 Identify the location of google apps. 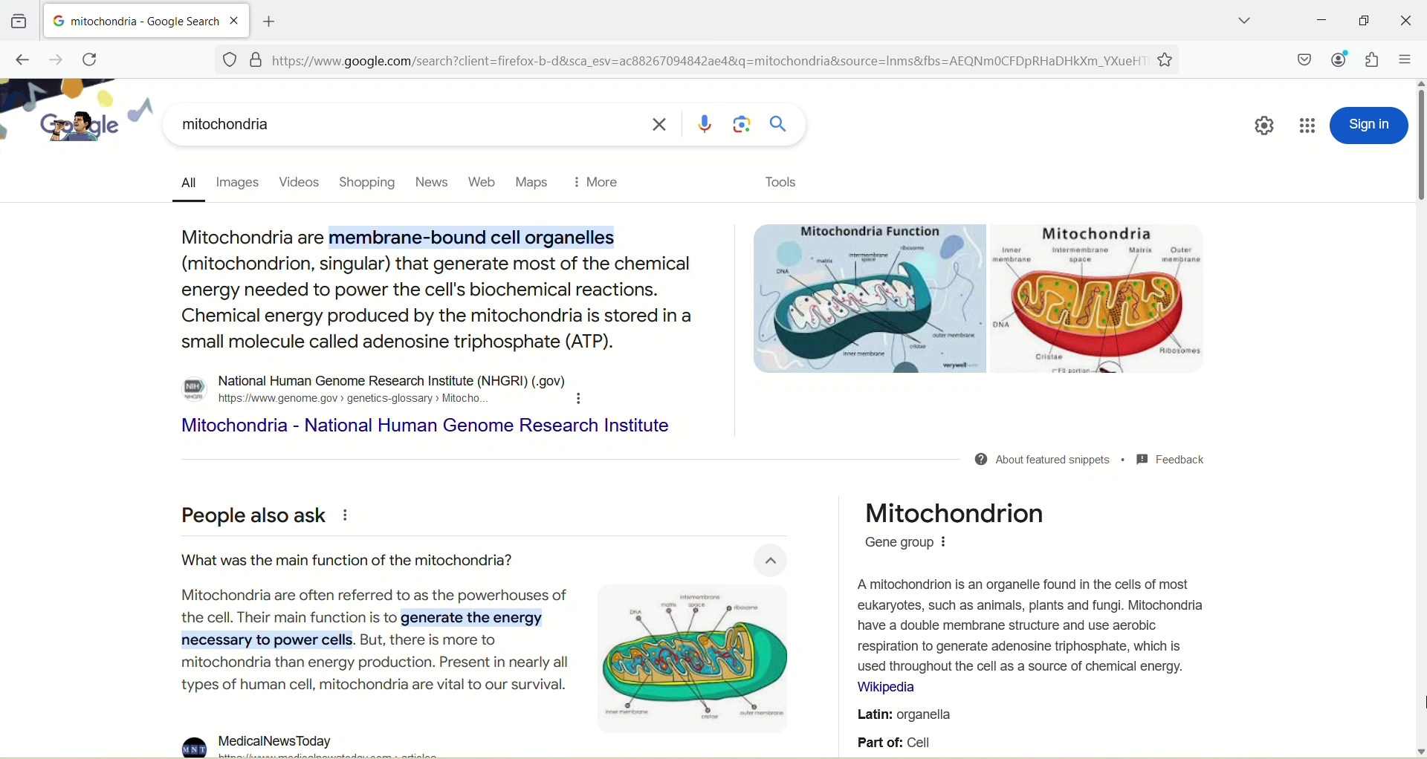
(1307, 126).